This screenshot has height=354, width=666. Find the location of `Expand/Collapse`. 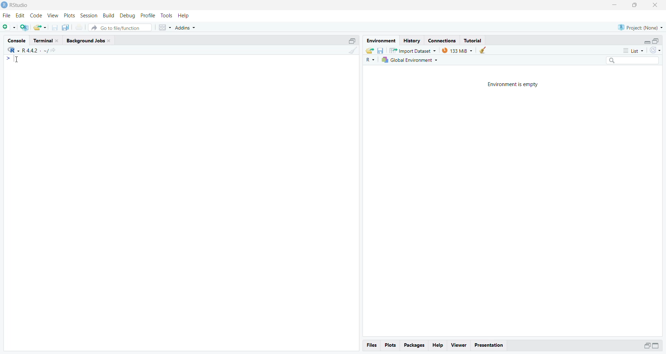

Expand/Collapse is located at coordinates (646, 42).